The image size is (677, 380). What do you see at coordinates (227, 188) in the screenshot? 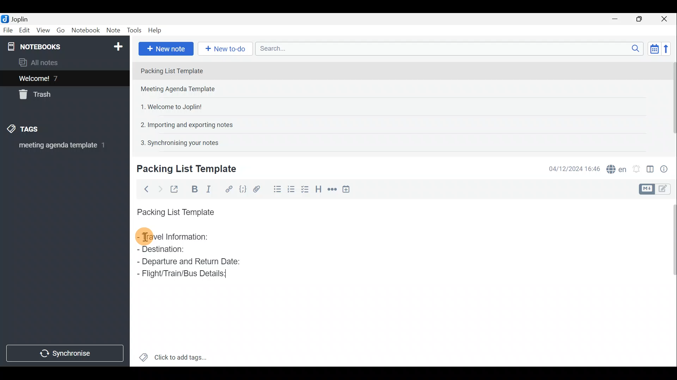
I see `Hyperlink` at bounding box center [227, 188].